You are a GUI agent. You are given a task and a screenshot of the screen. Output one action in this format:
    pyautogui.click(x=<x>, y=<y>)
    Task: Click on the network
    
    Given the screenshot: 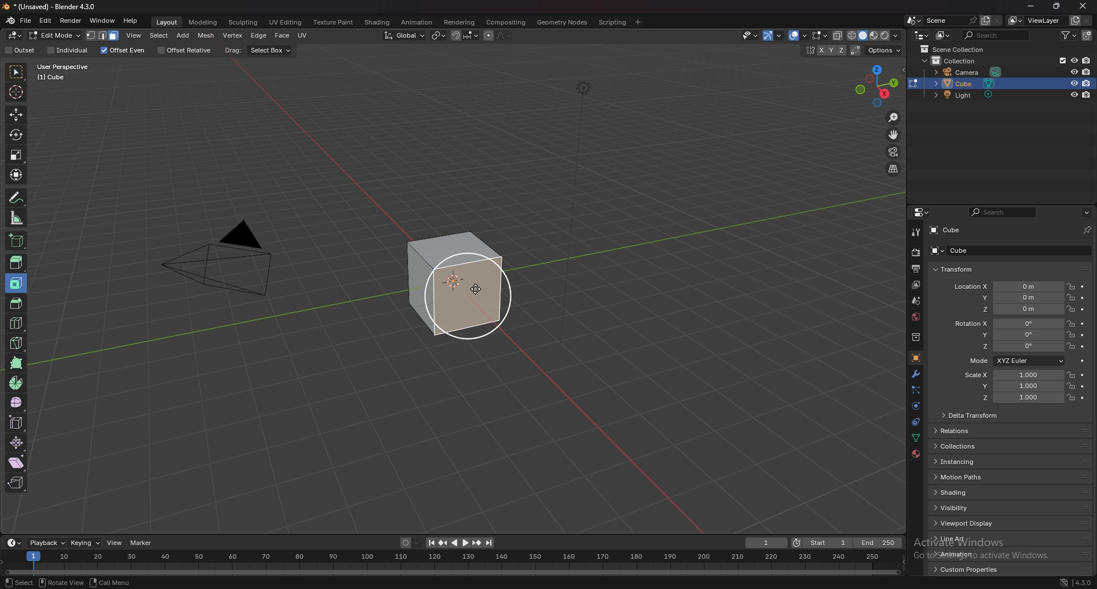 What is the action you would take?
    pyautogui.click(x=1064, y=582)
    